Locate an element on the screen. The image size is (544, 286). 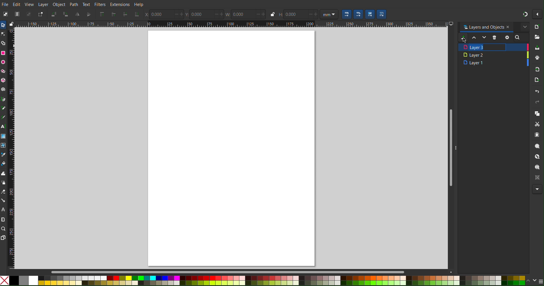
Calligraphy Tool is located at coordinates (5, 116).